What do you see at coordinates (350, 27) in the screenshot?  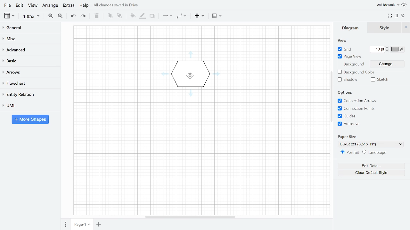 I see `Diagram` at bounding box center [350, 27].